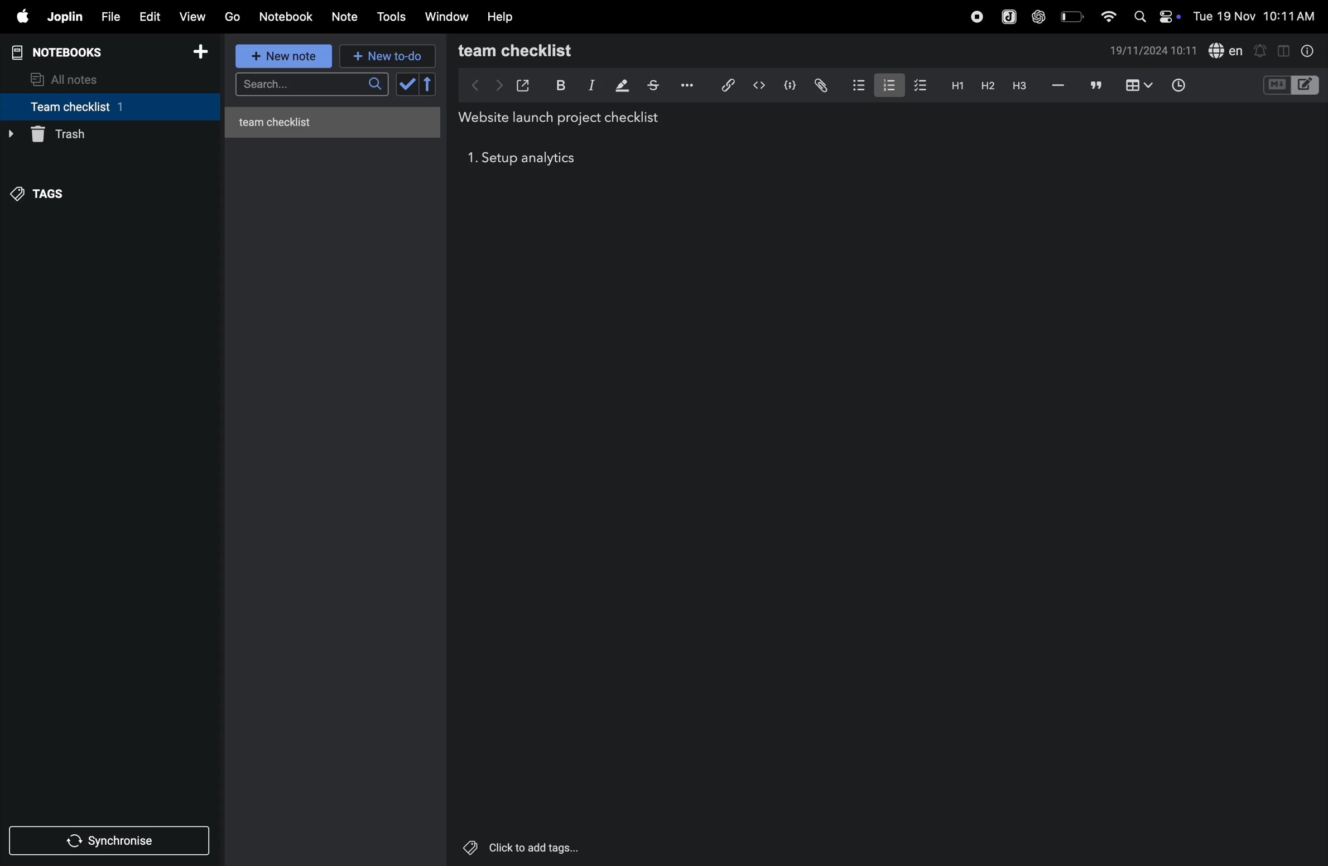 The width and height of the screenshot is (1328, 866). What do you see at coordinates (393, 17) in the screenshot?
I see `tools` at bounding box center [393, 17].